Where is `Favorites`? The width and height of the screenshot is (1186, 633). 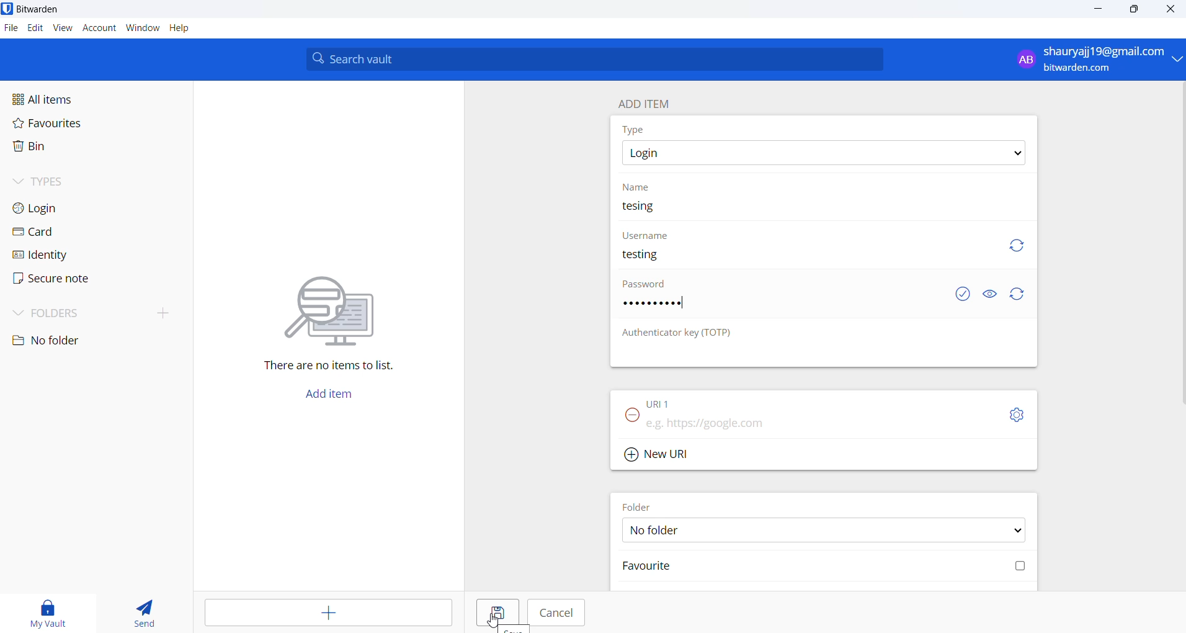 Favorites is located at coordinates (75, 126).